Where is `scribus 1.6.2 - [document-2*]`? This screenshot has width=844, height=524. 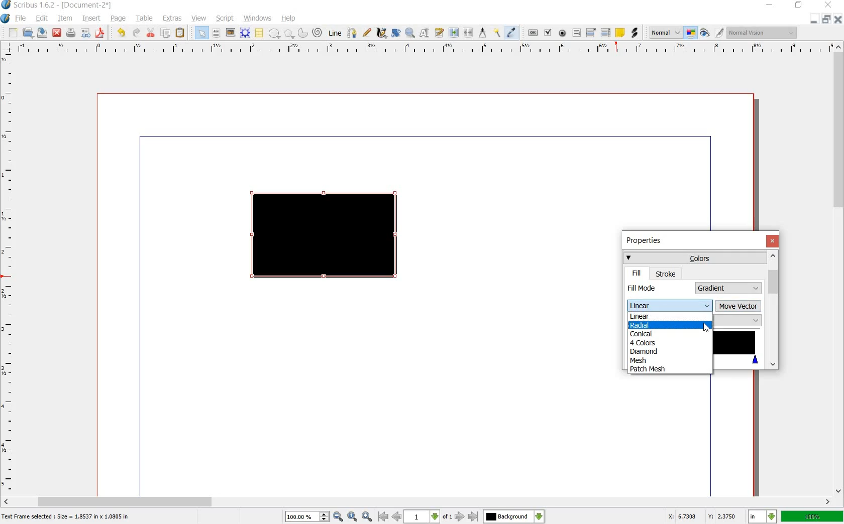 scribus 1.6.2 - [document-2*] is located at coordinates (66, 6).